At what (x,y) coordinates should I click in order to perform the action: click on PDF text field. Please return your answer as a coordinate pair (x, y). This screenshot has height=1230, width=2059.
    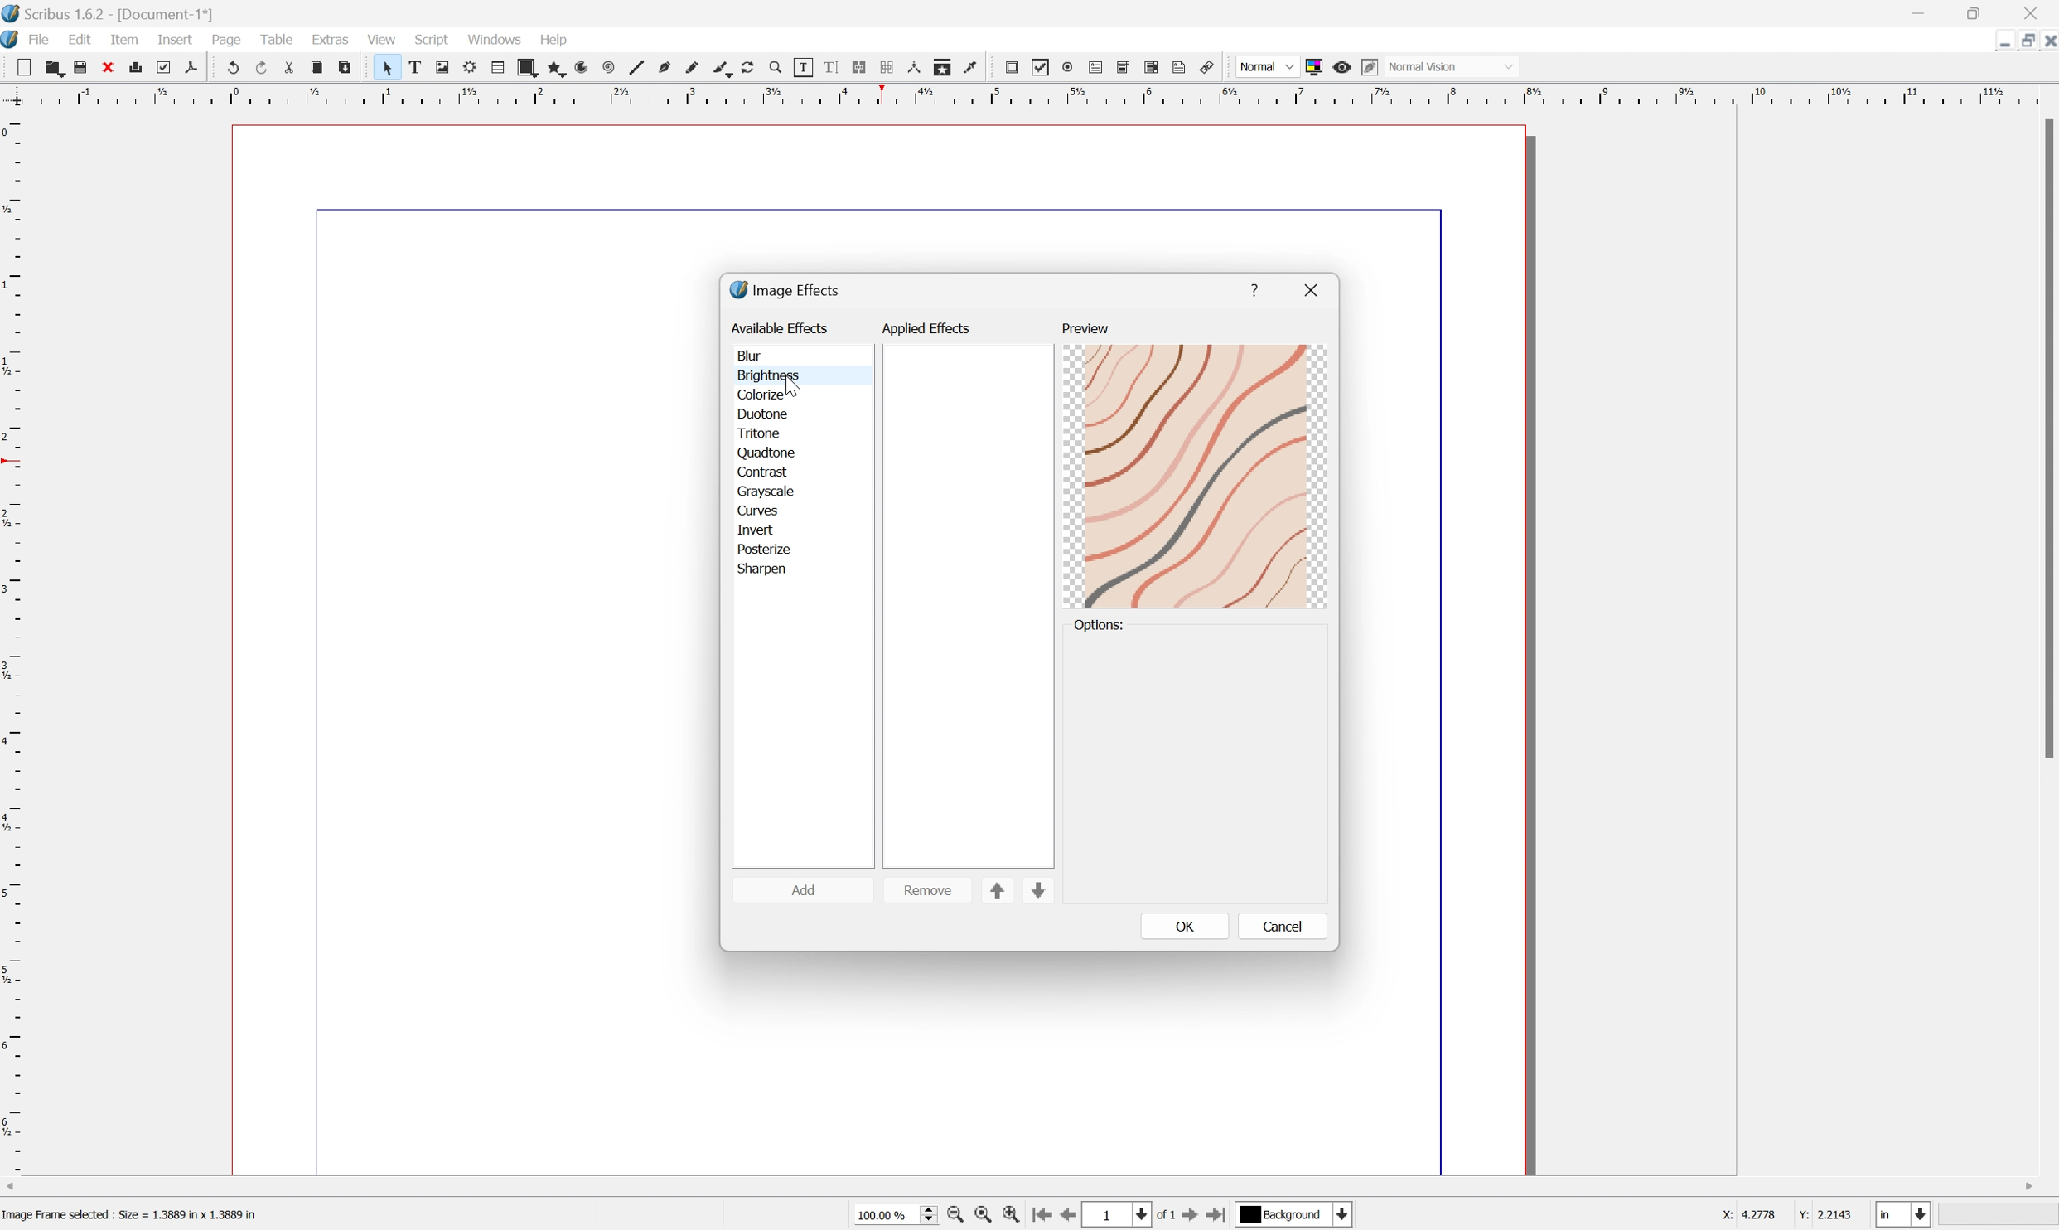
    Looking at the image, I should click on (1094, 69).